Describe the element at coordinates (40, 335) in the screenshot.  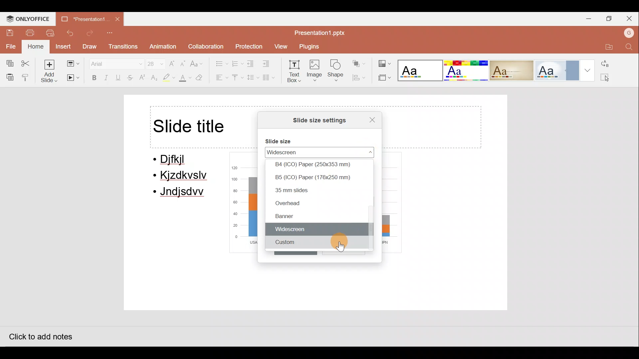
I see `Click to add notes` at that location.